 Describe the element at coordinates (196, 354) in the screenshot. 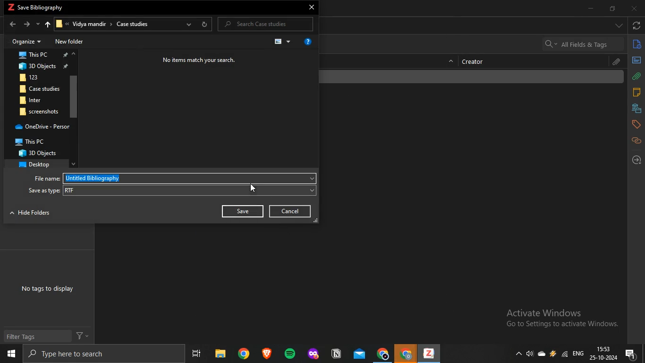

I see `task view` at that location.